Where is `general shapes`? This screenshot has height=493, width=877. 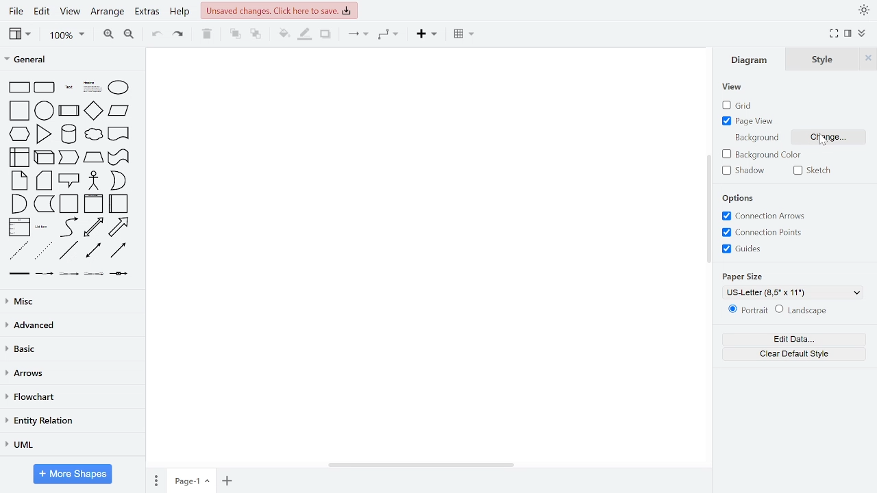 general shapes is located at coordinates (17, 252).